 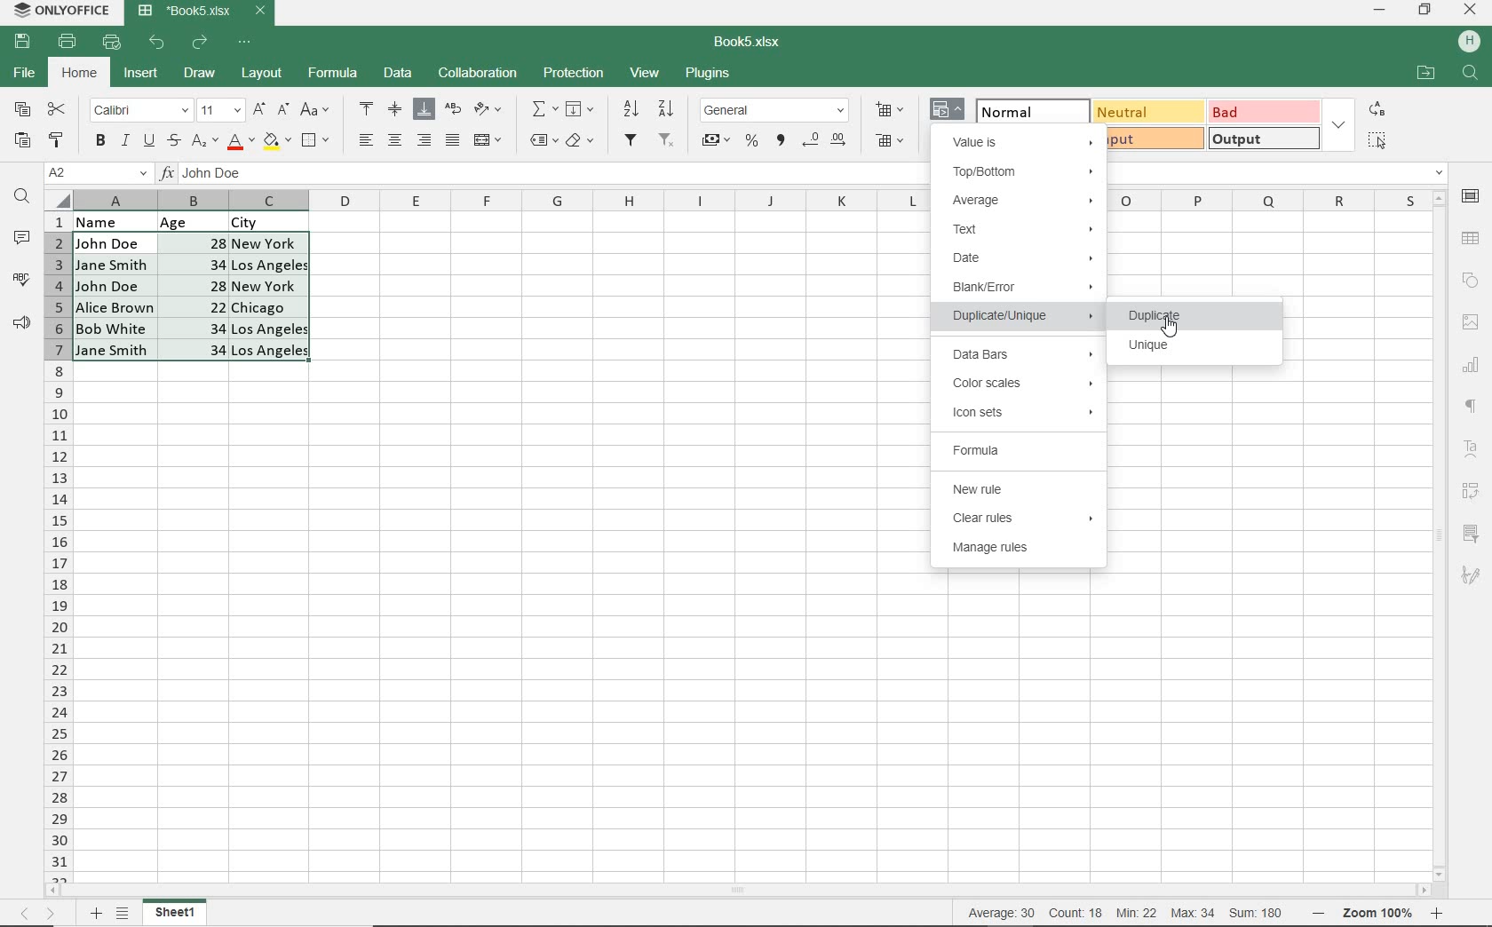 What do you see at coordinates (176, 913) in the screenshot?
I see `sheet 1` at bounding box center [176, 913].